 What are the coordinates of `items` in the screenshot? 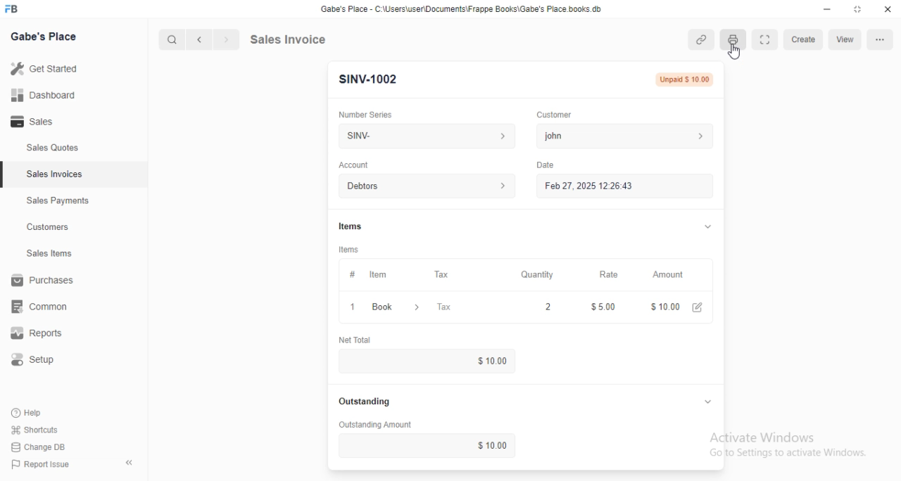 It's located at (349, 249).